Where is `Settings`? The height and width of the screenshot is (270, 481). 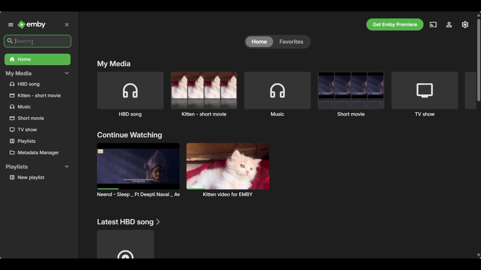
Settings is located at coordinates (449, 25).